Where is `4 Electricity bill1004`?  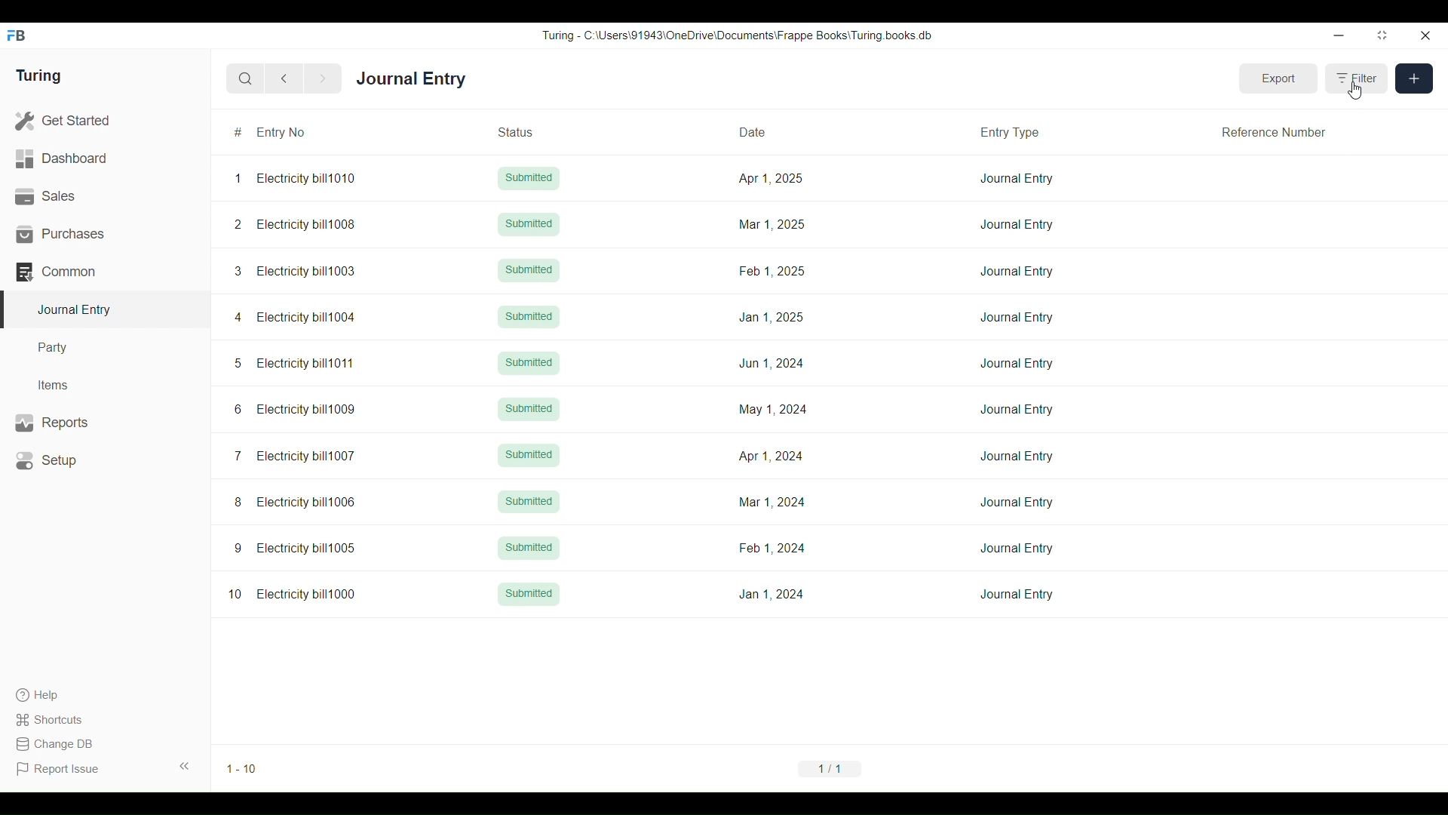 4 Electricity bill1004 is located at coordinates (296, 317).